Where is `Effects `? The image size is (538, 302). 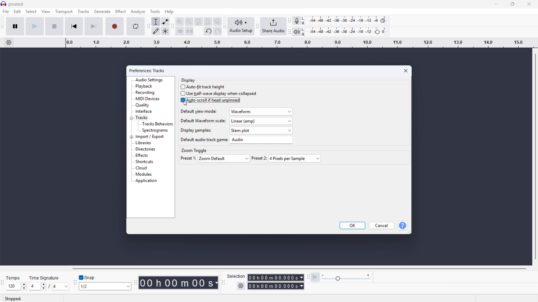
Effects  is located at coordinates (142, 155).